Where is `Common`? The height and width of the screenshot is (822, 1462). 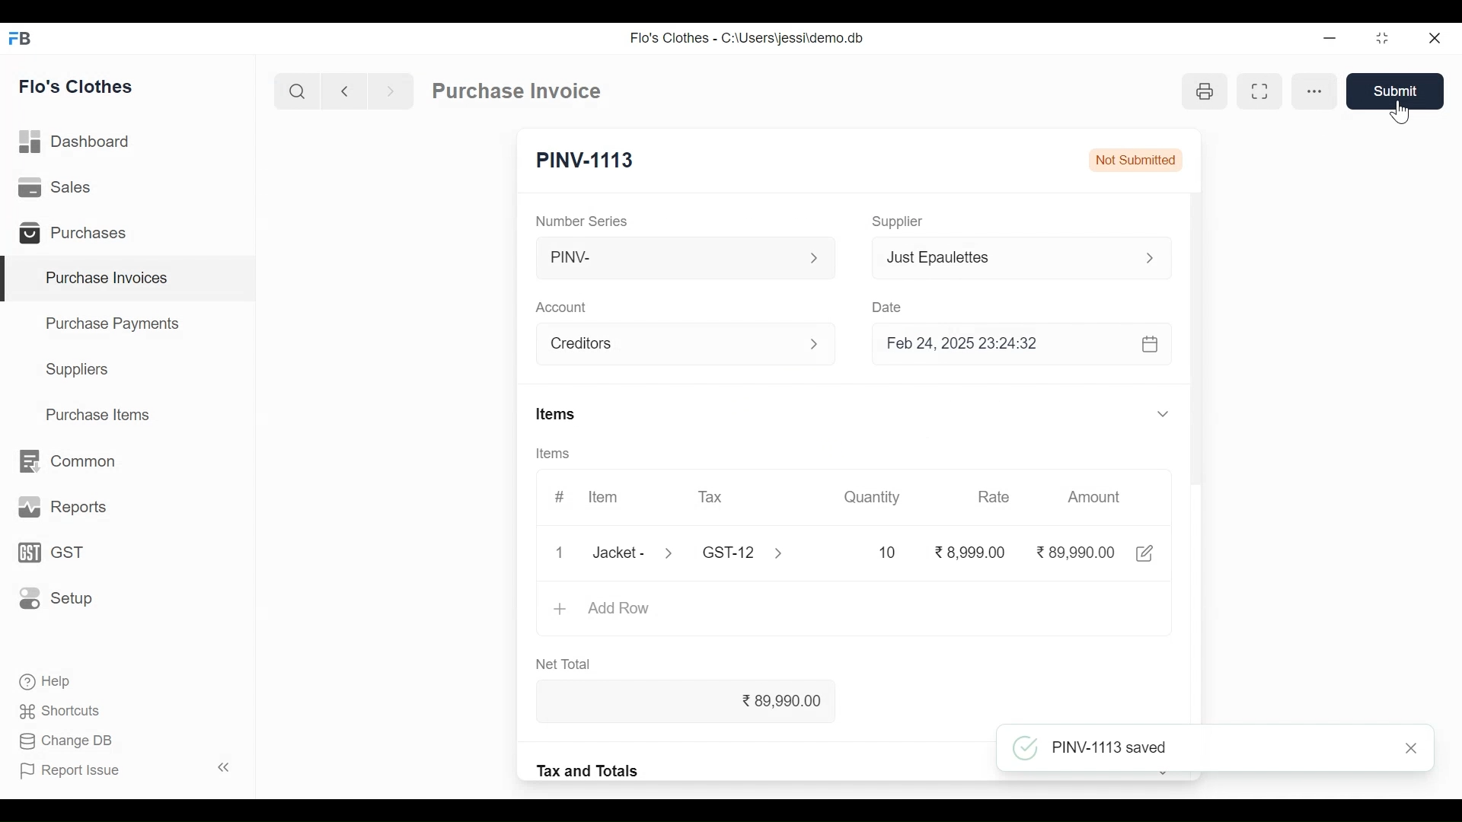
Common is located at coordinates (70, 460).